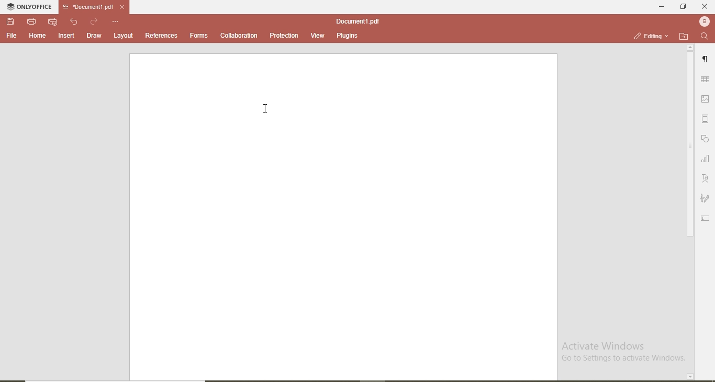  What do you see at coordinates (706, 59) in the screenshot?
I see `paragraph` at bounding box center [706, 59].